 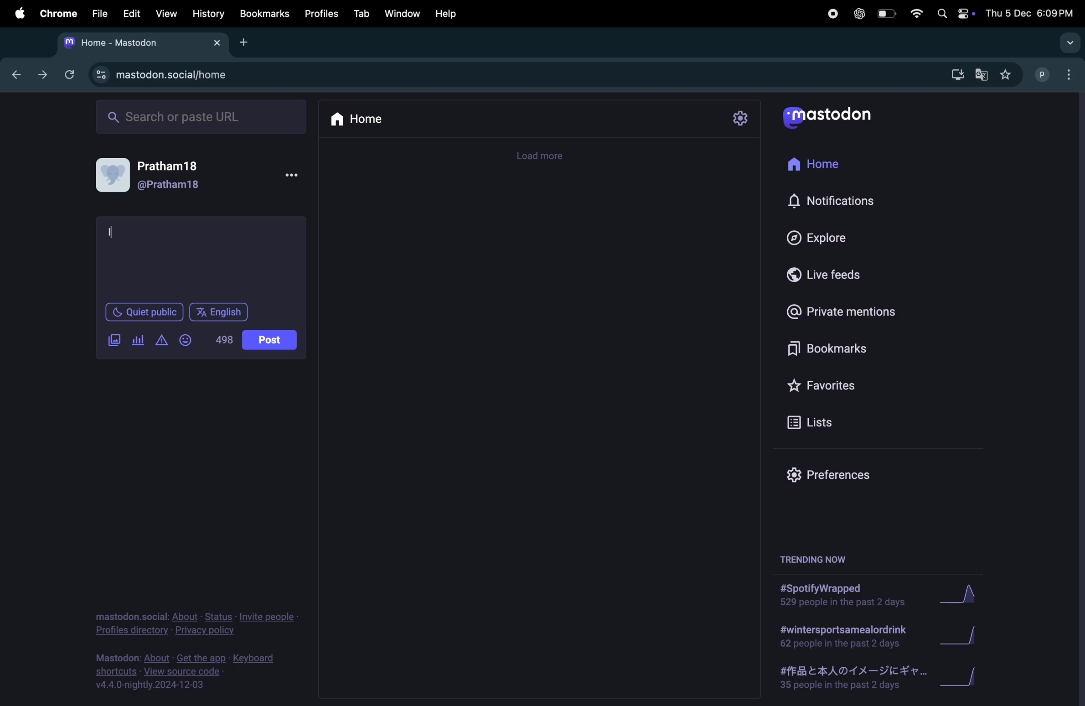 What do you see at coordinates (848, 679) in the screenshot?
I see `#japanese` at bounding box center [848, 679].